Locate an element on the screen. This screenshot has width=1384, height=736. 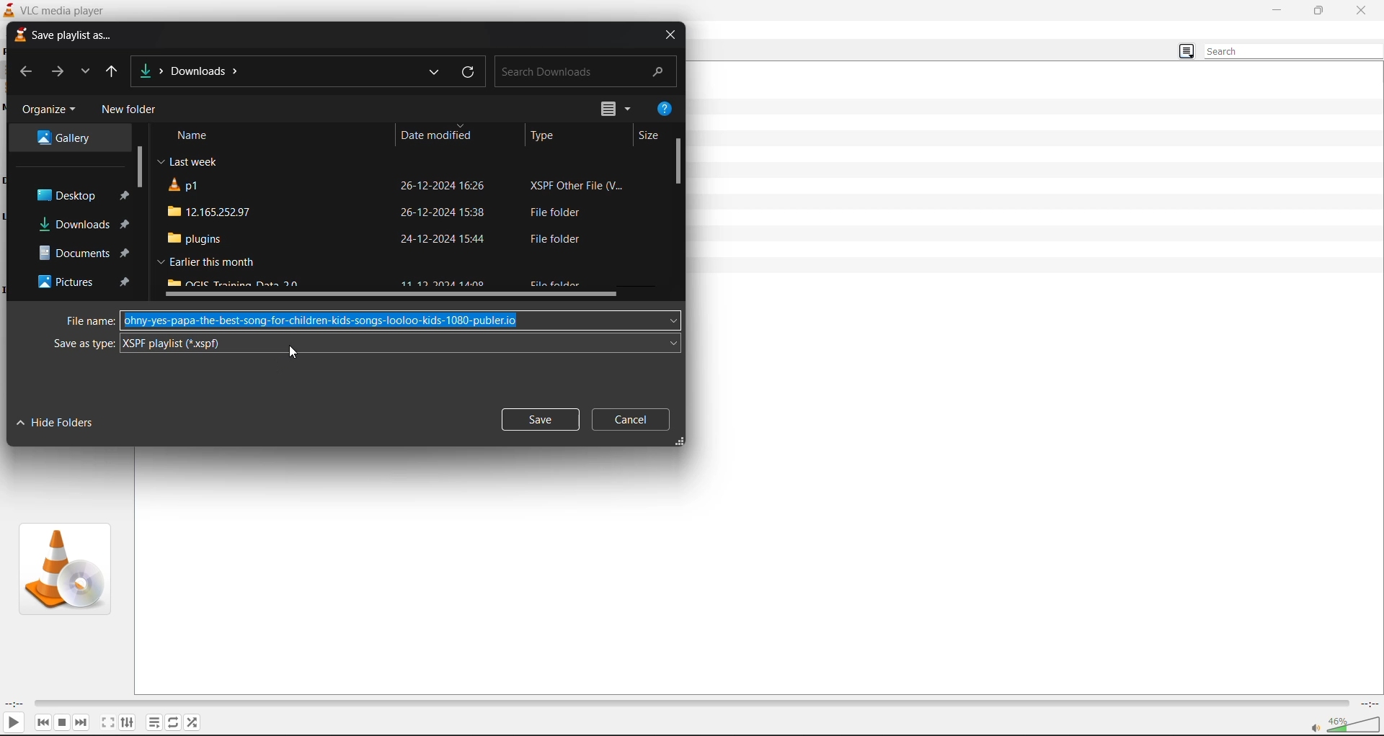
loop is located at coordinates (172, 722).